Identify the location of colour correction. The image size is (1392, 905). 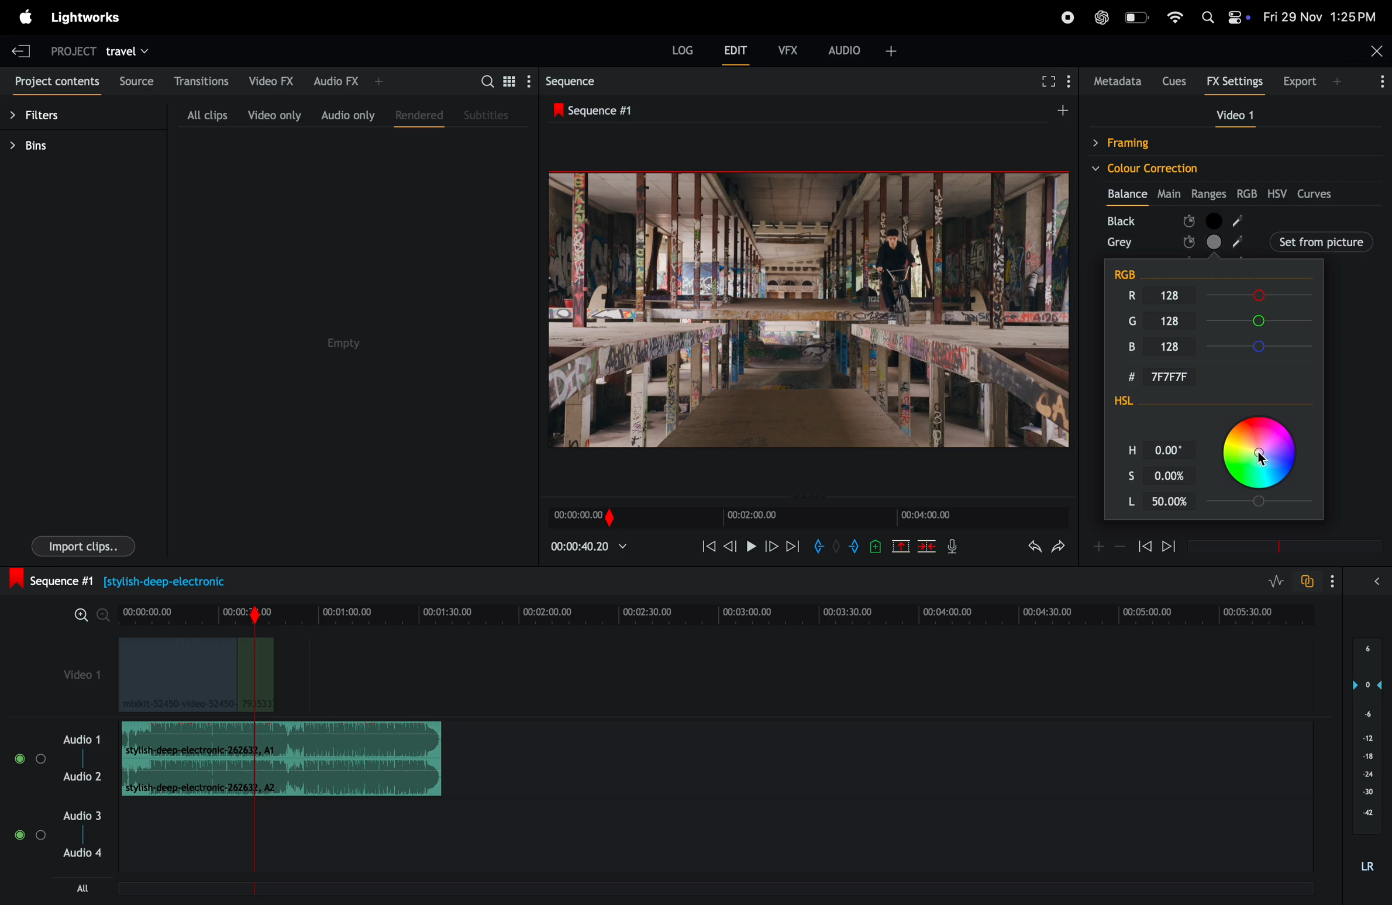
(1224, 167).